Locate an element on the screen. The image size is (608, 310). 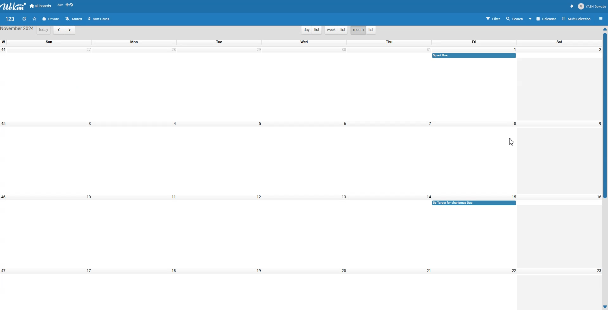
Multi selection is located at coordinates (577, 19).